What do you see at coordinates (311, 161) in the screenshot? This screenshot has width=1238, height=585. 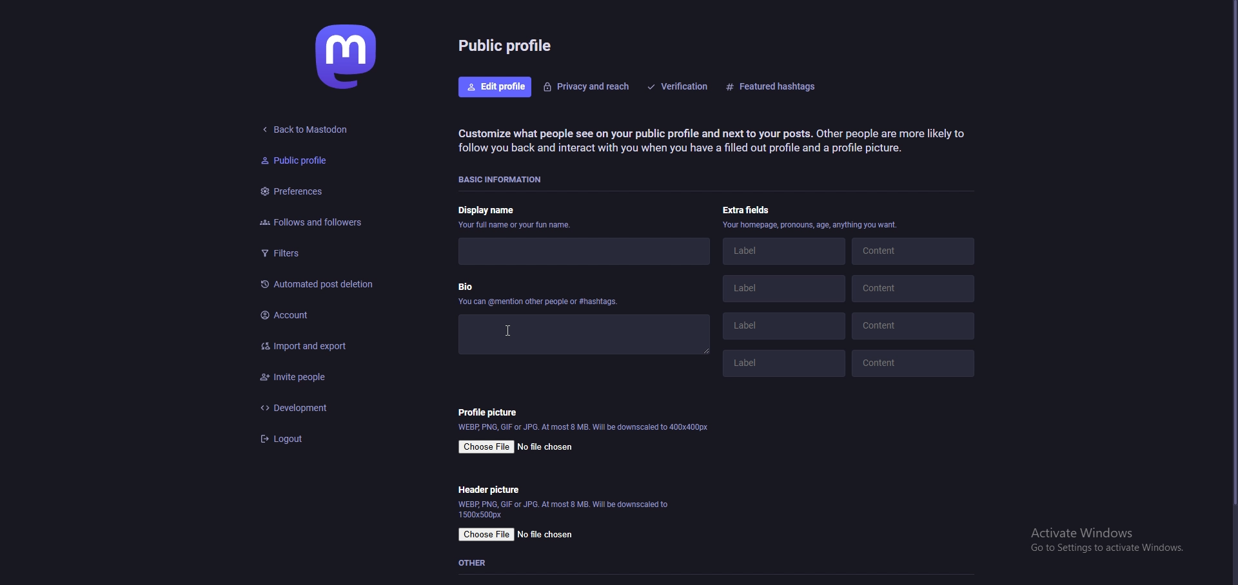 I see `public profile` at bounding box center [311, 161].